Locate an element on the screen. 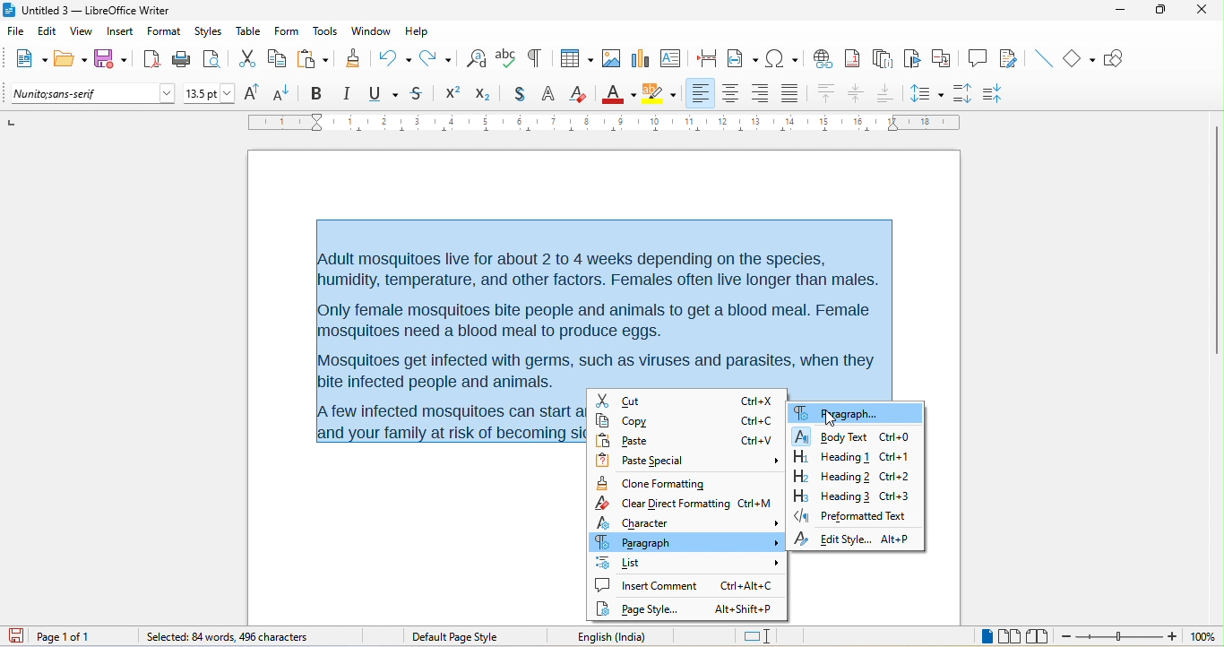 The height and width of the screenshot is (647, 1224). print preview is located at coordinates (216, 59).